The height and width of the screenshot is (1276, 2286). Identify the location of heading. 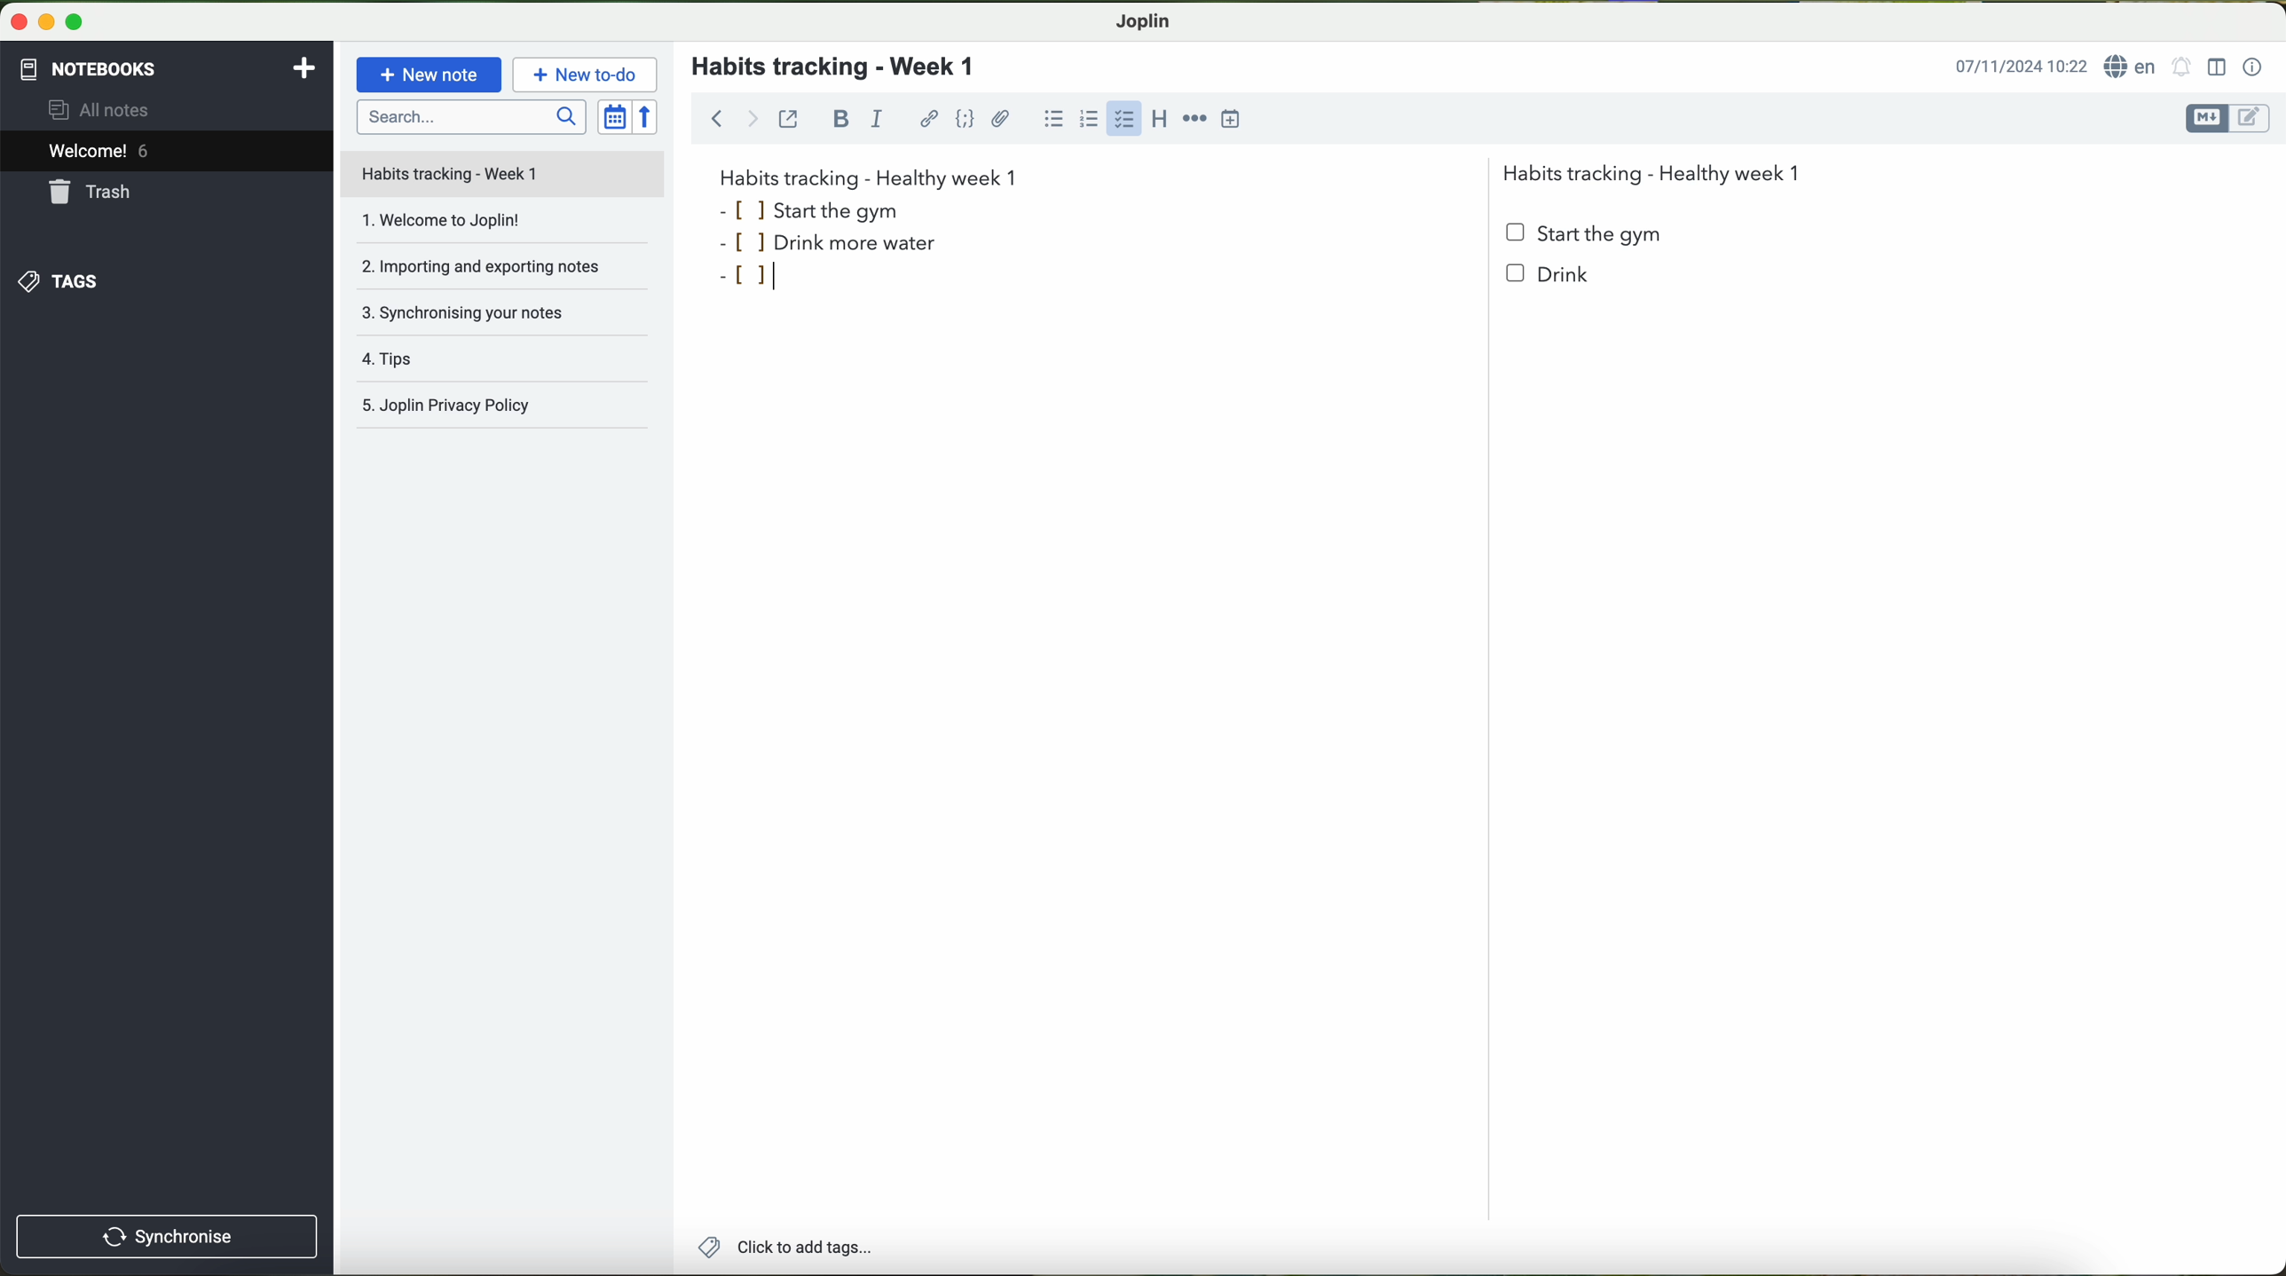
(1162, 123).